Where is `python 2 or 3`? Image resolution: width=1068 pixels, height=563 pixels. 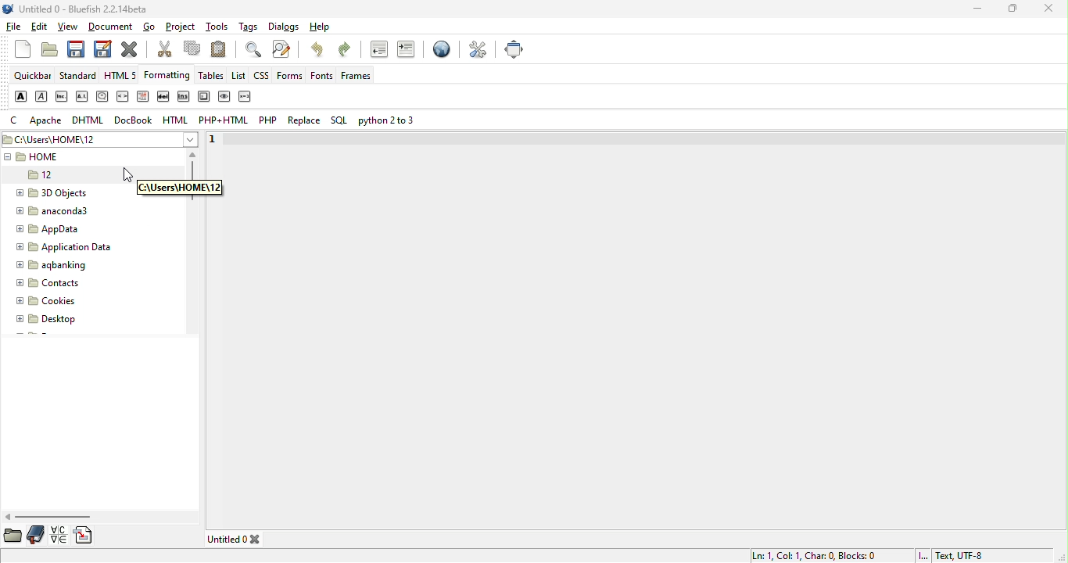
python 2 or 3 is located at coordinates (389, 121).